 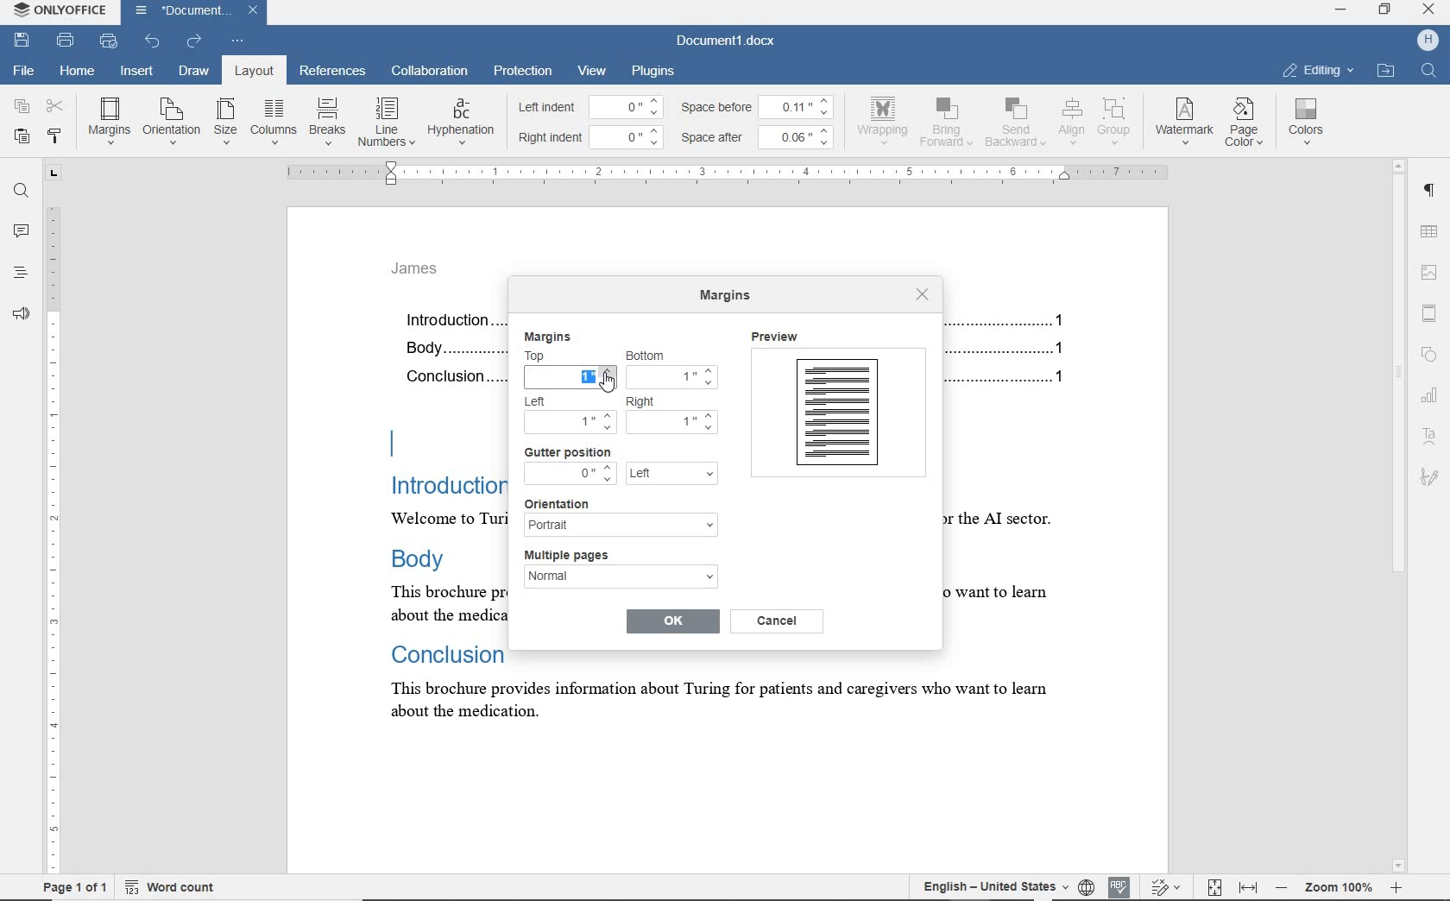 What do you see at coordinates (172, 120) in the screenshot?
I see `orientation` at bounding box center [172, 120].